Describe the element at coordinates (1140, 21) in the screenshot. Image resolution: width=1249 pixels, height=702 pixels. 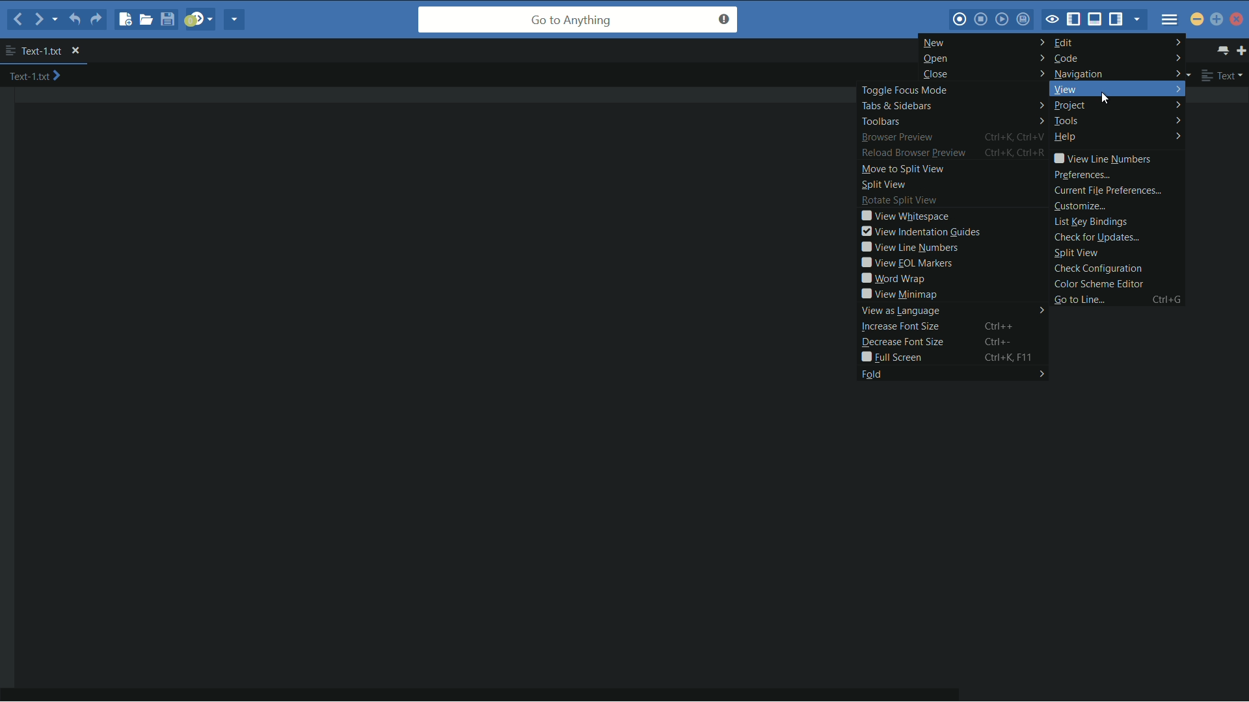
I see `show specific sidebar/tab` at that location.